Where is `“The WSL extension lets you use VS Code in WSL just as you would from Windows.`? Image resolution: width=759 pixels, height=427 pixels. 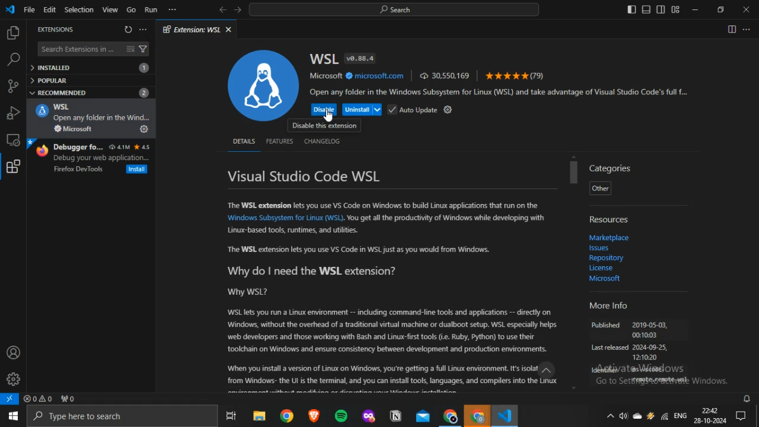 “The WSL extension lets you use VS Code in WSL just as you would from Windows. is located at coordinates (359, 251).